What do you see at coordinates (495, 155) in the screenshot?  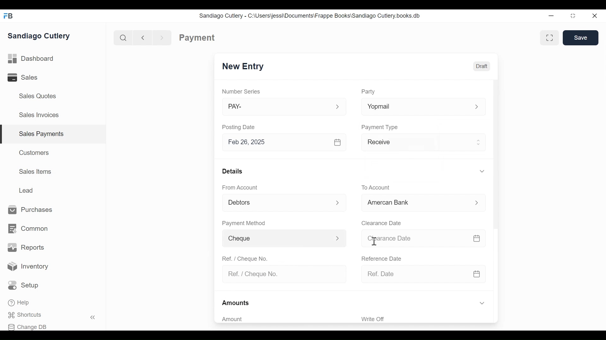 I see `Vertical Scroll bar` at bounding box center [495, 155].